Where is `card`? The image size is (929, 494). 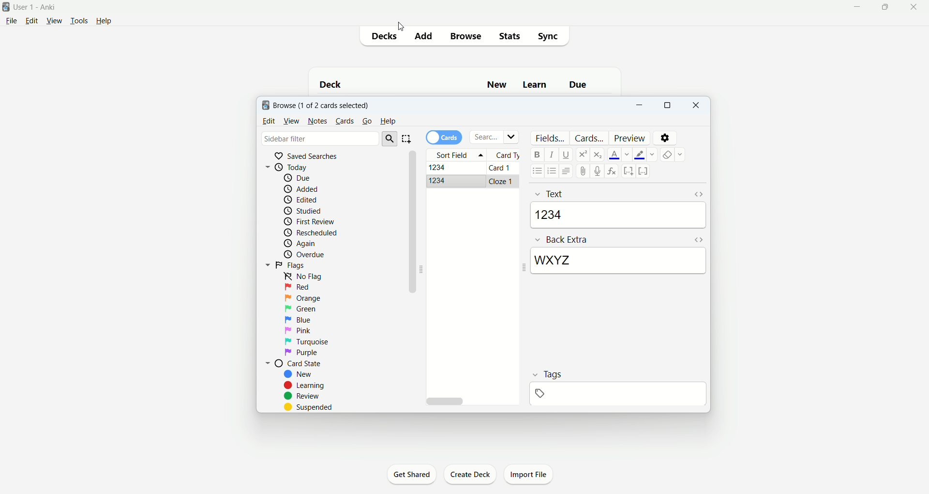
card is located at coordinates (590, 138).